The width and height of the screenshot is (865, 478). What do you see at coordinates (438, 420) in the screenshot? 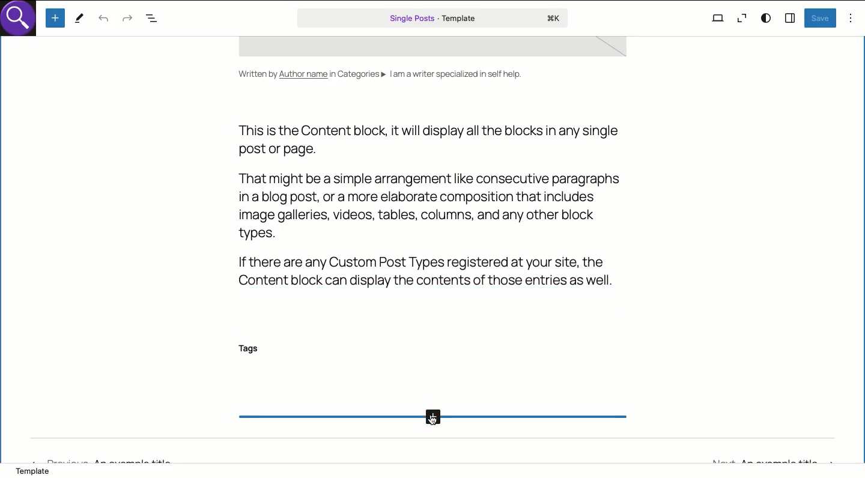
I see `cursor` at bounding box center [438, 420].